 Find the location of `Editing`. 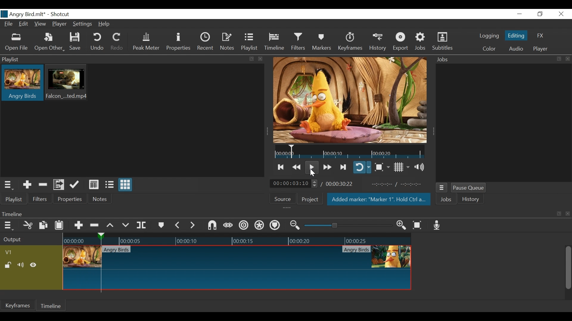

Editing is located at coordinates (516, 36).